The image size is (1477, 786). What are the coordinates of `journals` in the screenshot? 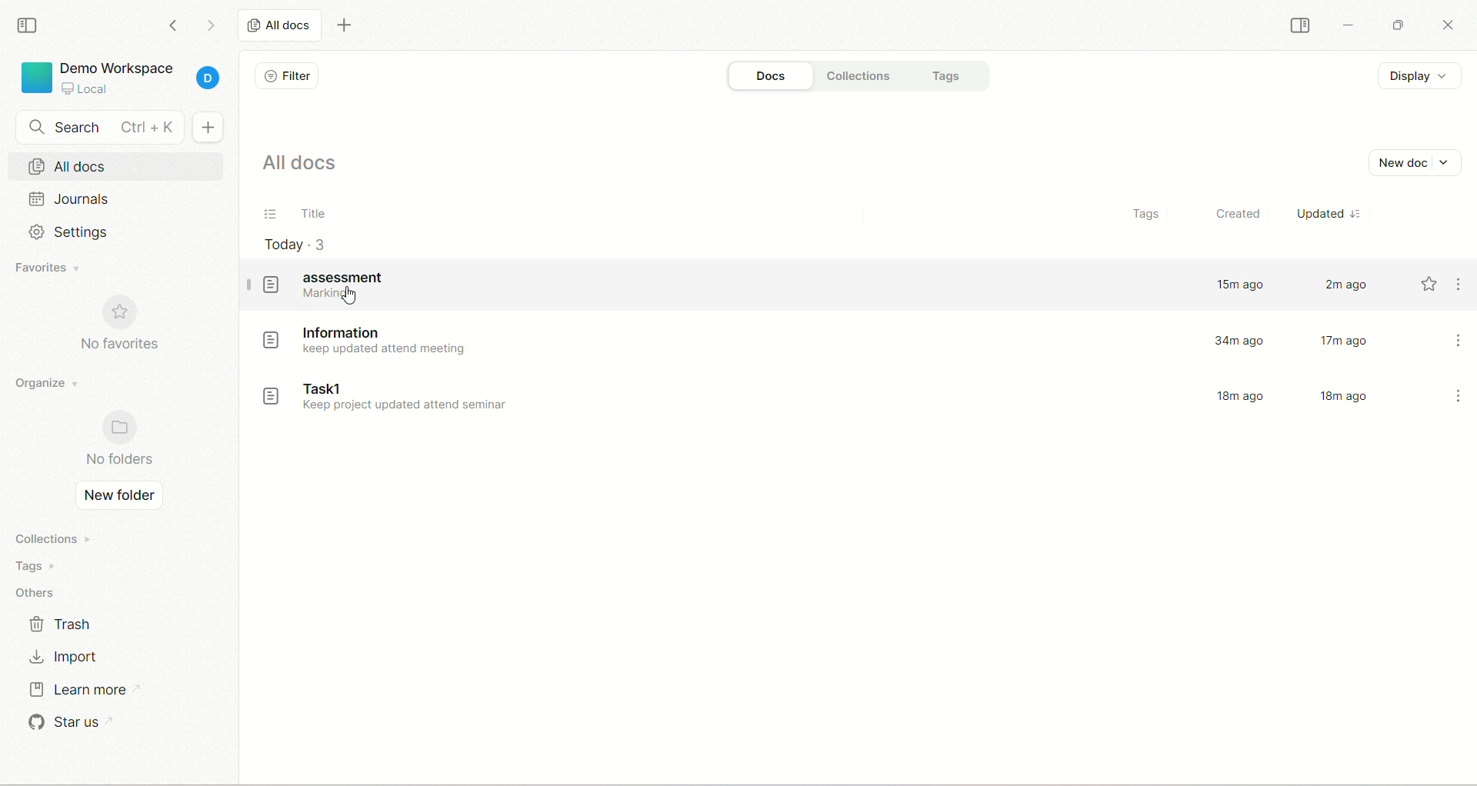 It's located at (71, 198).